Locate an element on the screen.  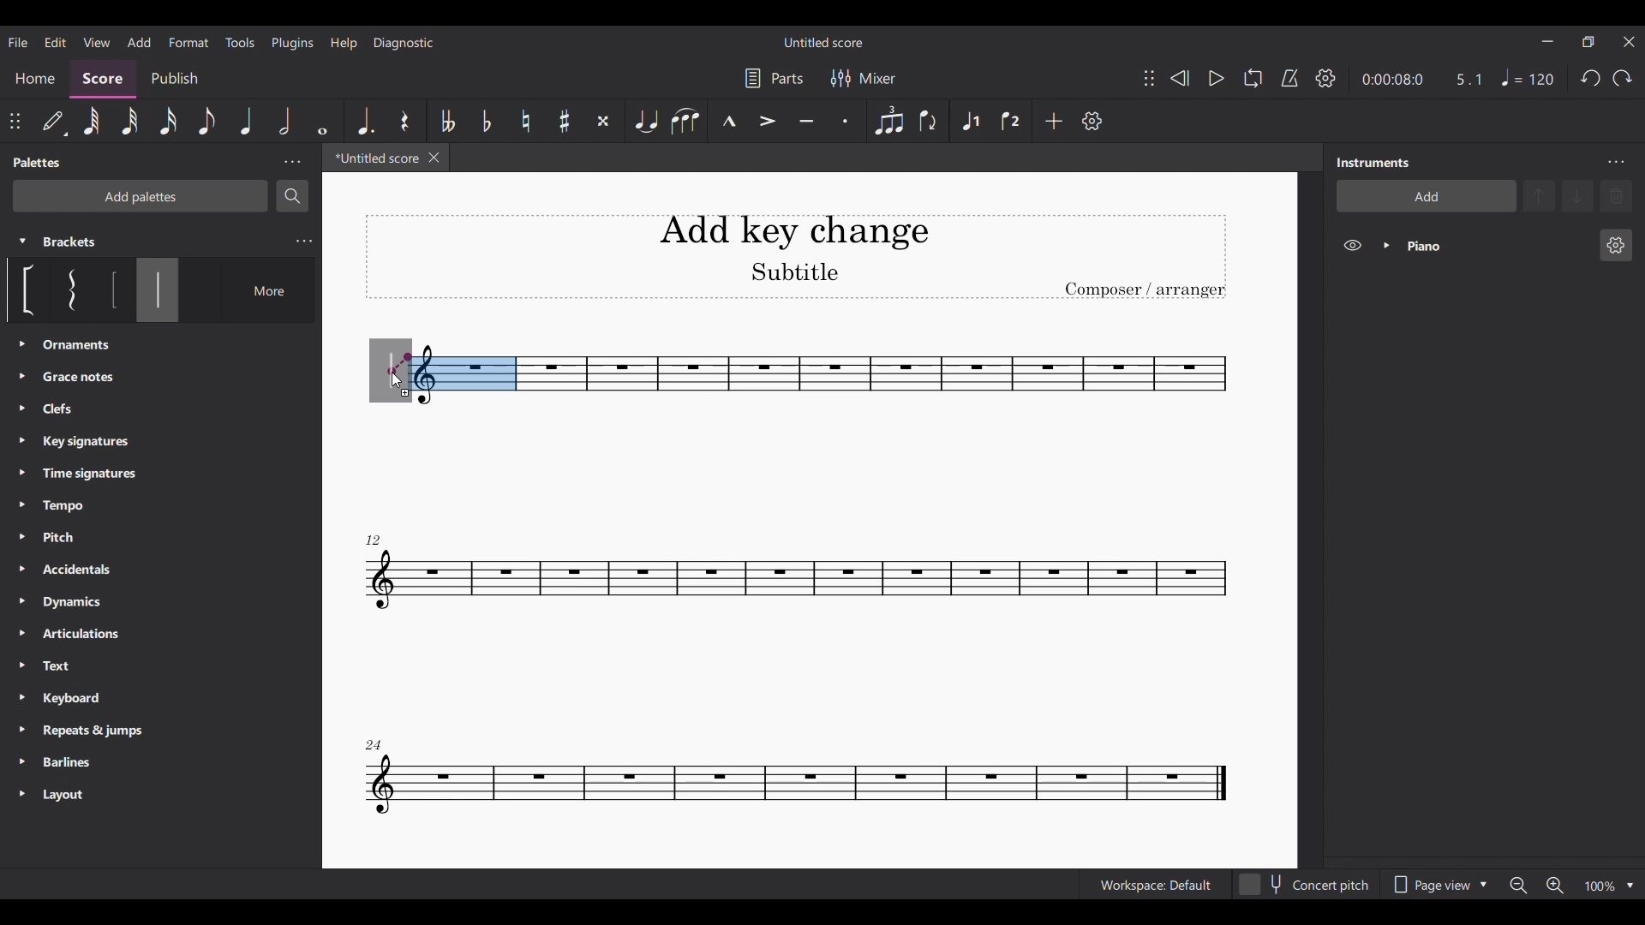
Flip direction is located at coordinates (928, 121).